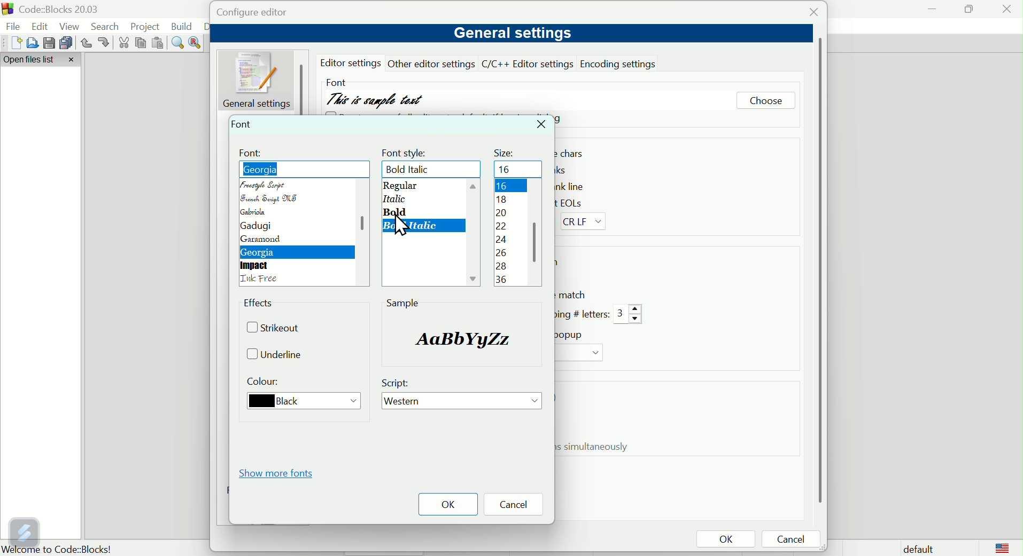 The image size is (1023, 556). What do you see at coordinates (503, 227) in the screenshot?
I see `22` at bounding box center [503, 227].